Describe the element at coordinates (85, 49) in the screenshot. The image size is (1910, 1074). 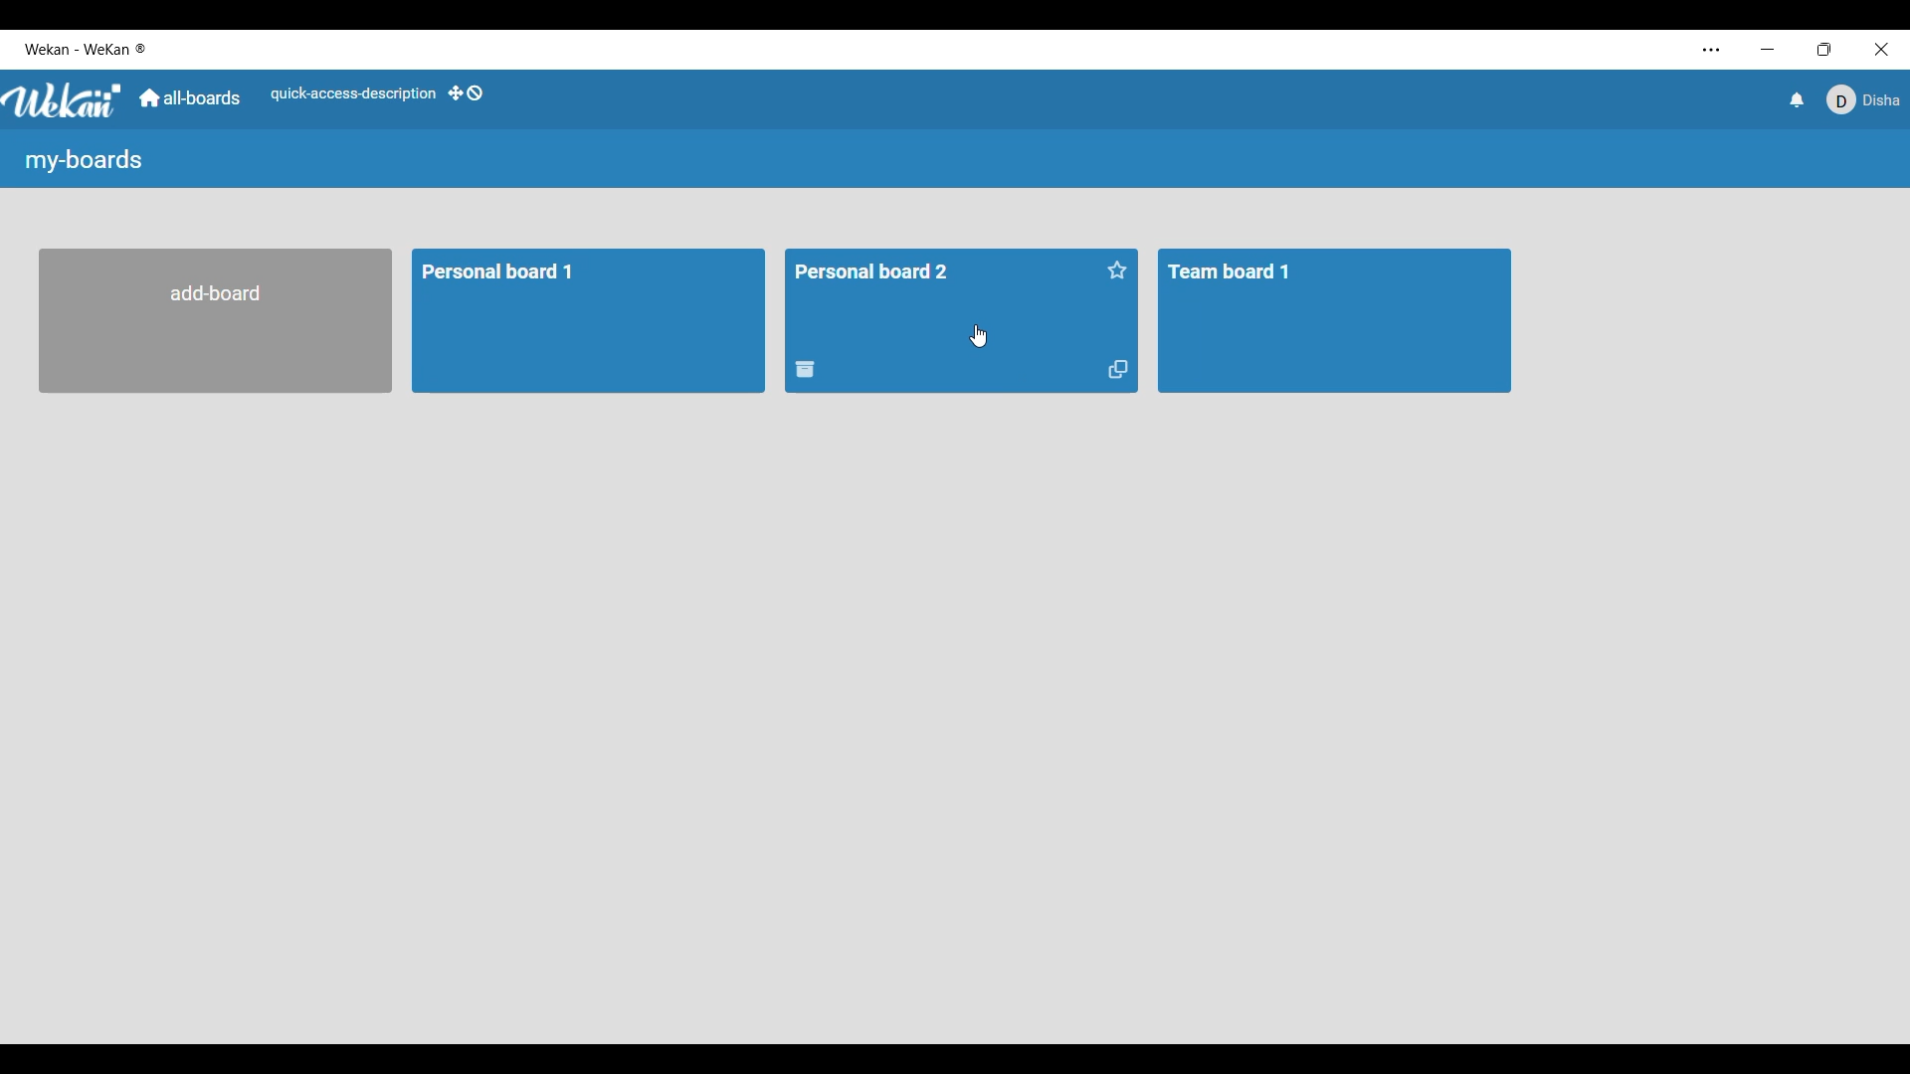
I see `Software name` at that location.